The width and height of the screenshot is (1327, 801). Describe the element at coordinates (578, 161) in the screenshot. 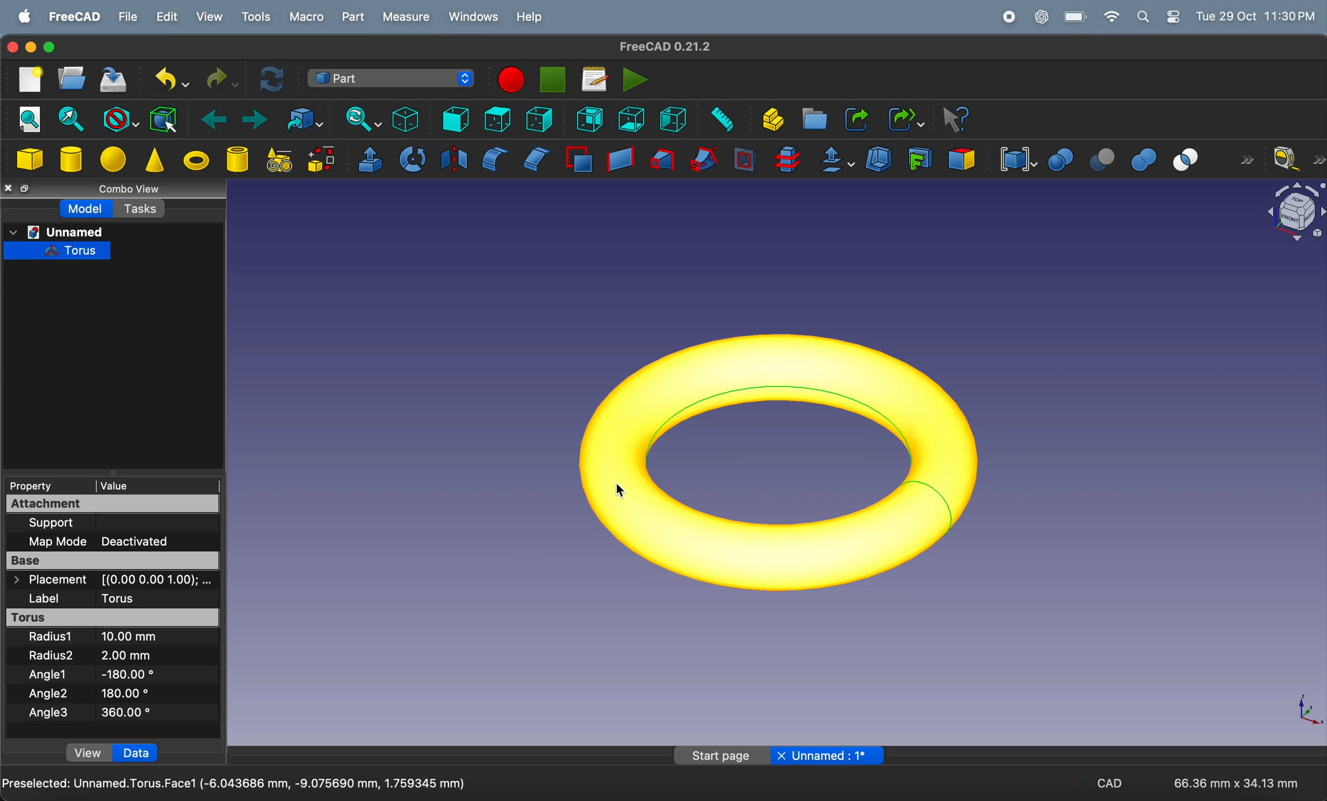

I see `make face from wires` at that location.